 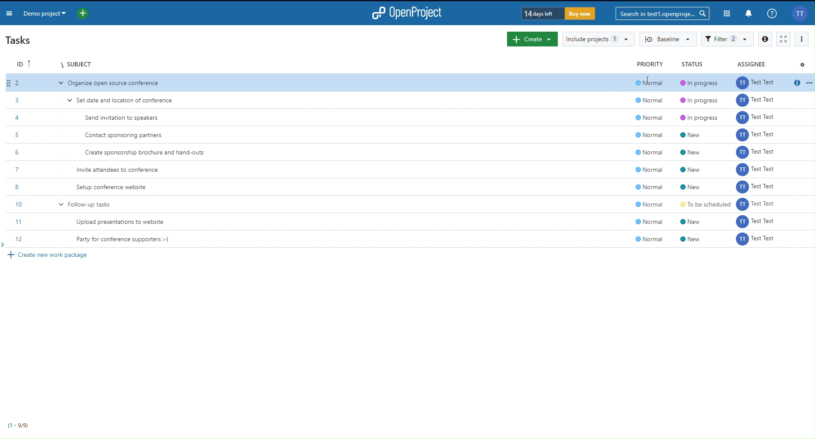 What do you see at coordinates (749, 14) in the screenshot?
I see `Notification` at bounding box center [749, 14].